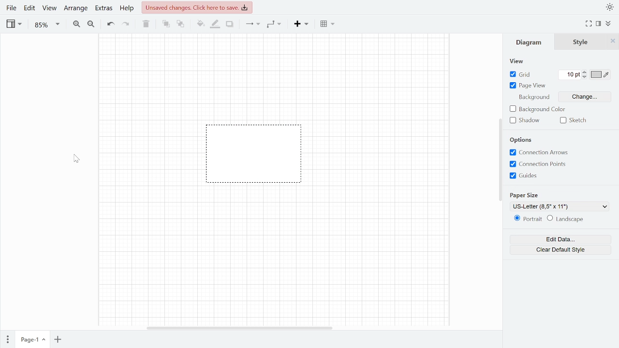 This screenshot has height=348, width=619. I want to click on View, so click(49, 10).